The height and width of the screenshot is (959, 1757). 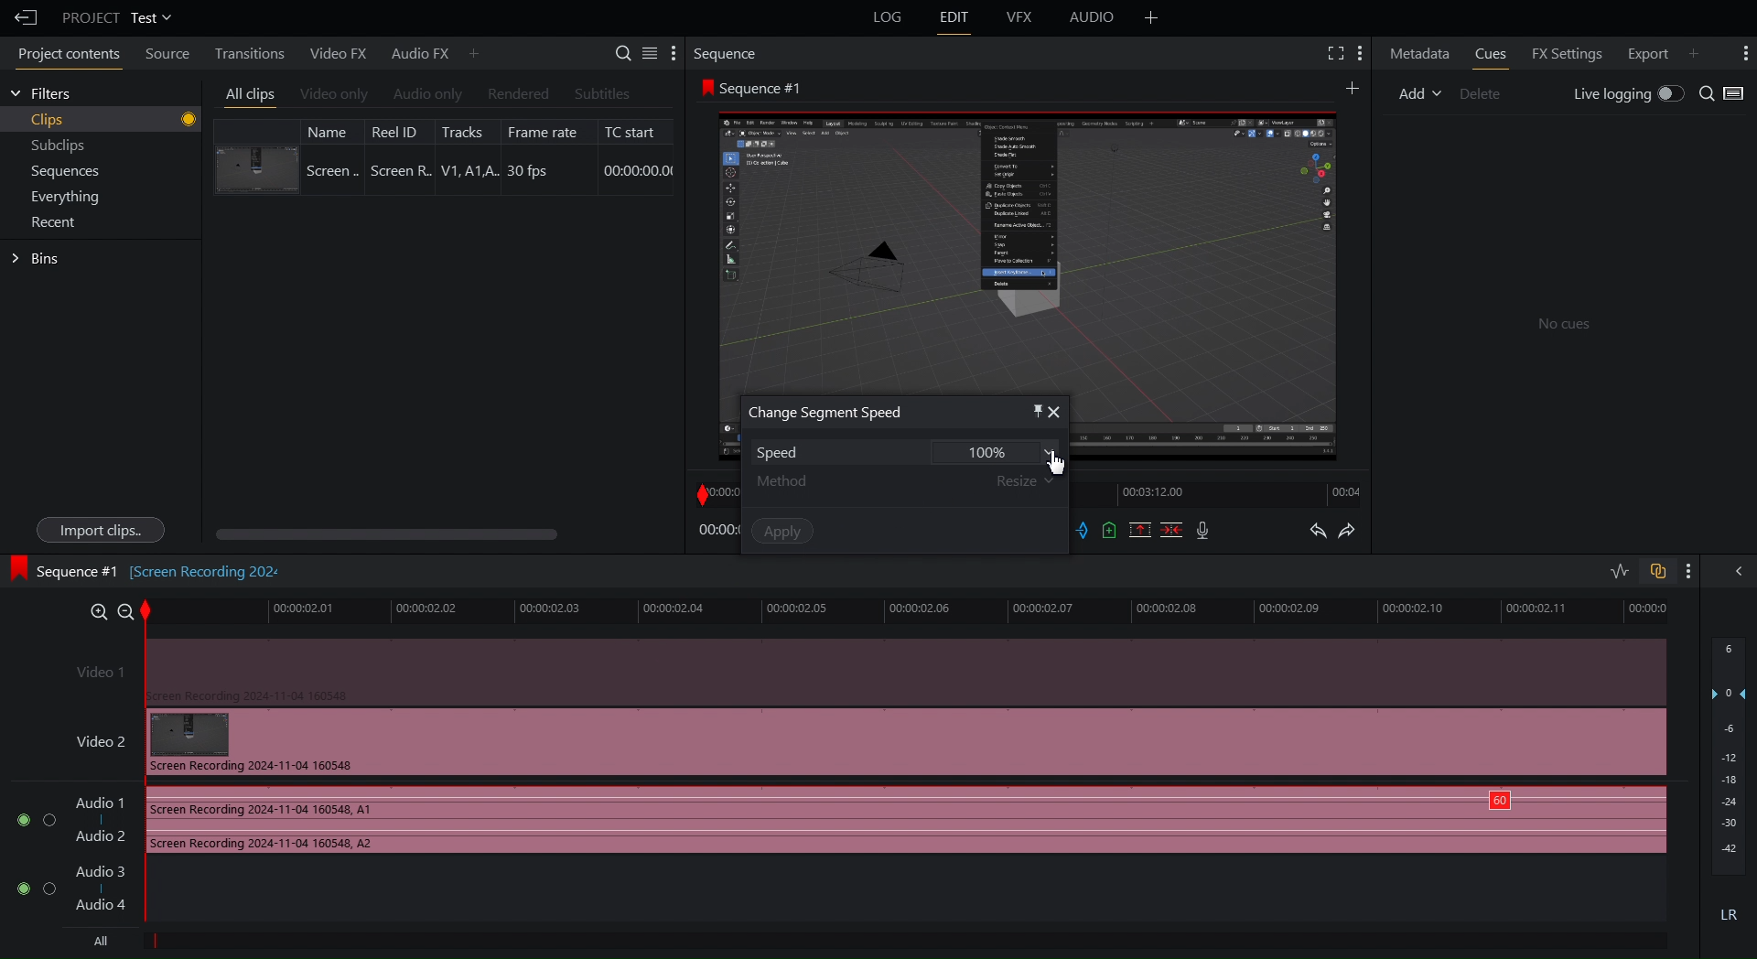 I want to click on Sequence #1, so click(x=756, y=88).